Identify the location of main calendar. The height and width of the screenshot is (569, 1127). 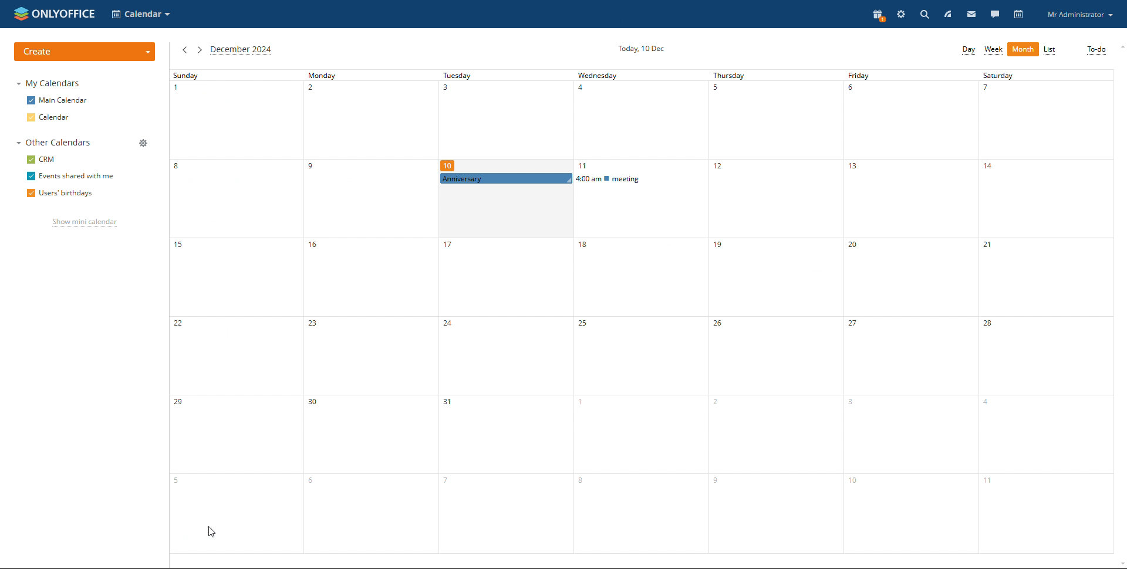
(57, 101).